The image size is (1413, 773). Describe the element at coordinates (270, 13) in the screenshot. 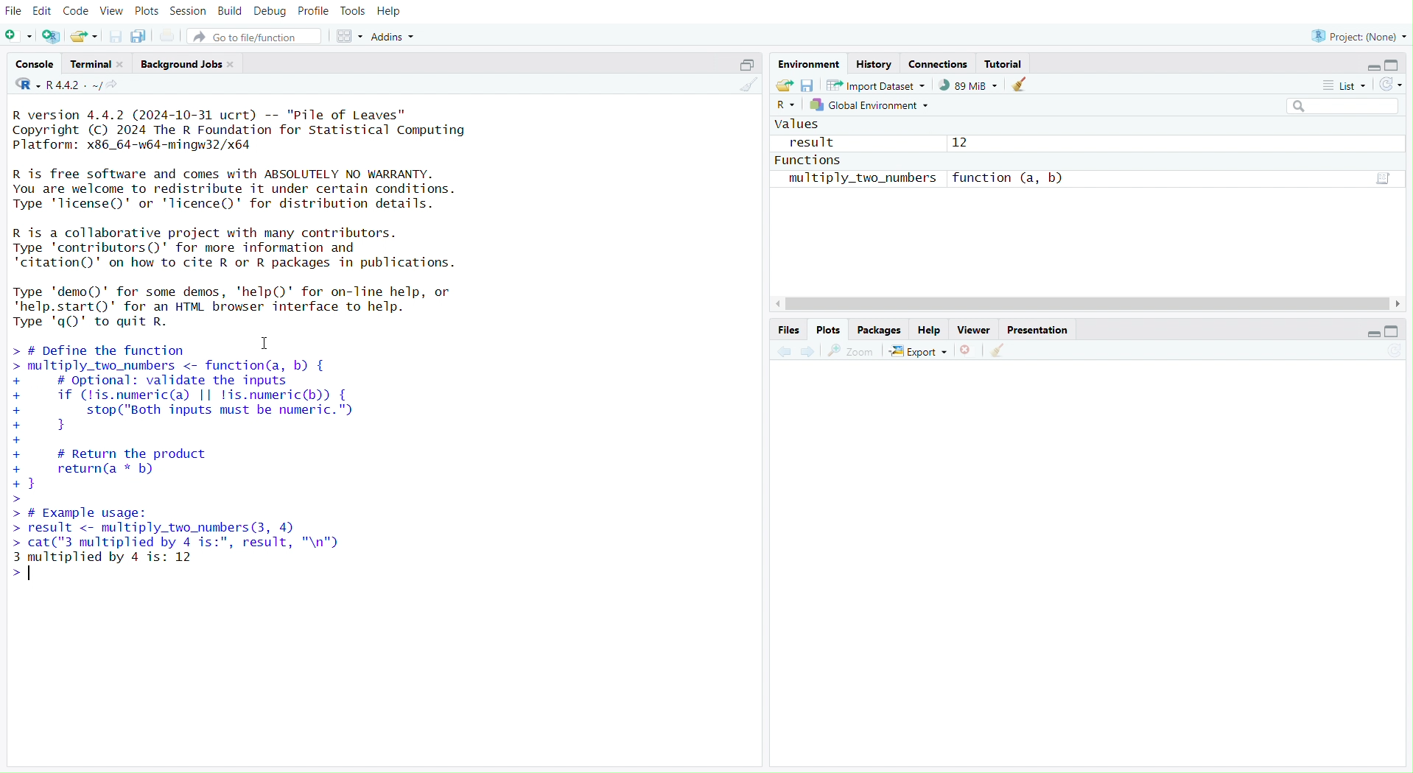

I see `Debug` at that location.